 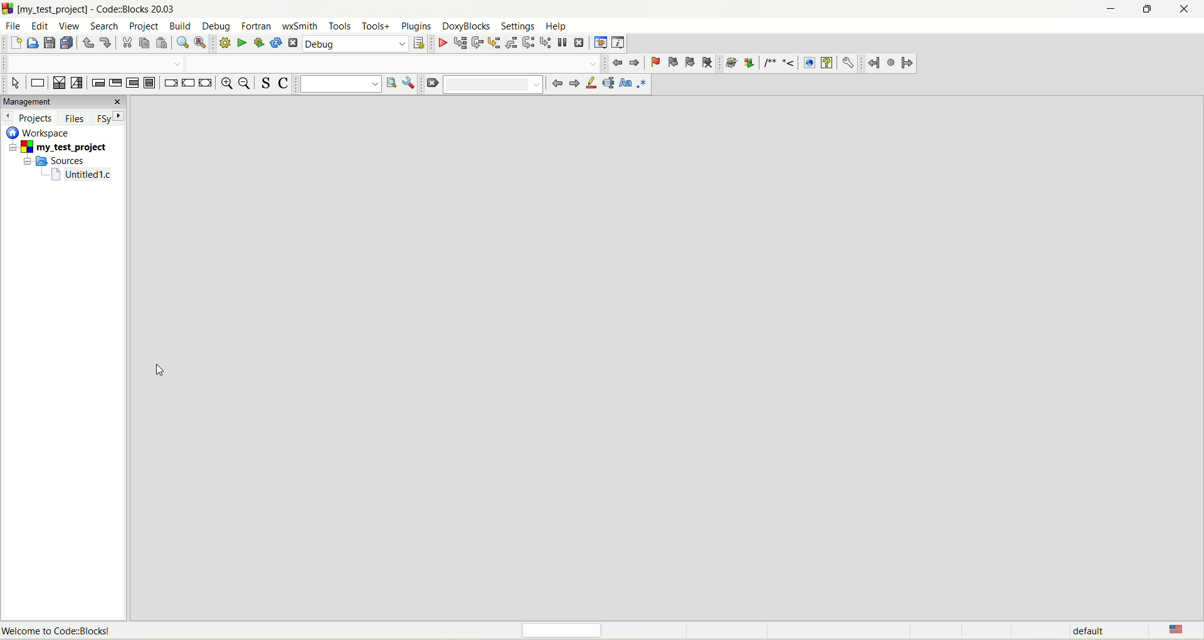 What do you see at coordinates (430, 85) in the screenshot?
I see `clear` at bounding box center [430, 85].